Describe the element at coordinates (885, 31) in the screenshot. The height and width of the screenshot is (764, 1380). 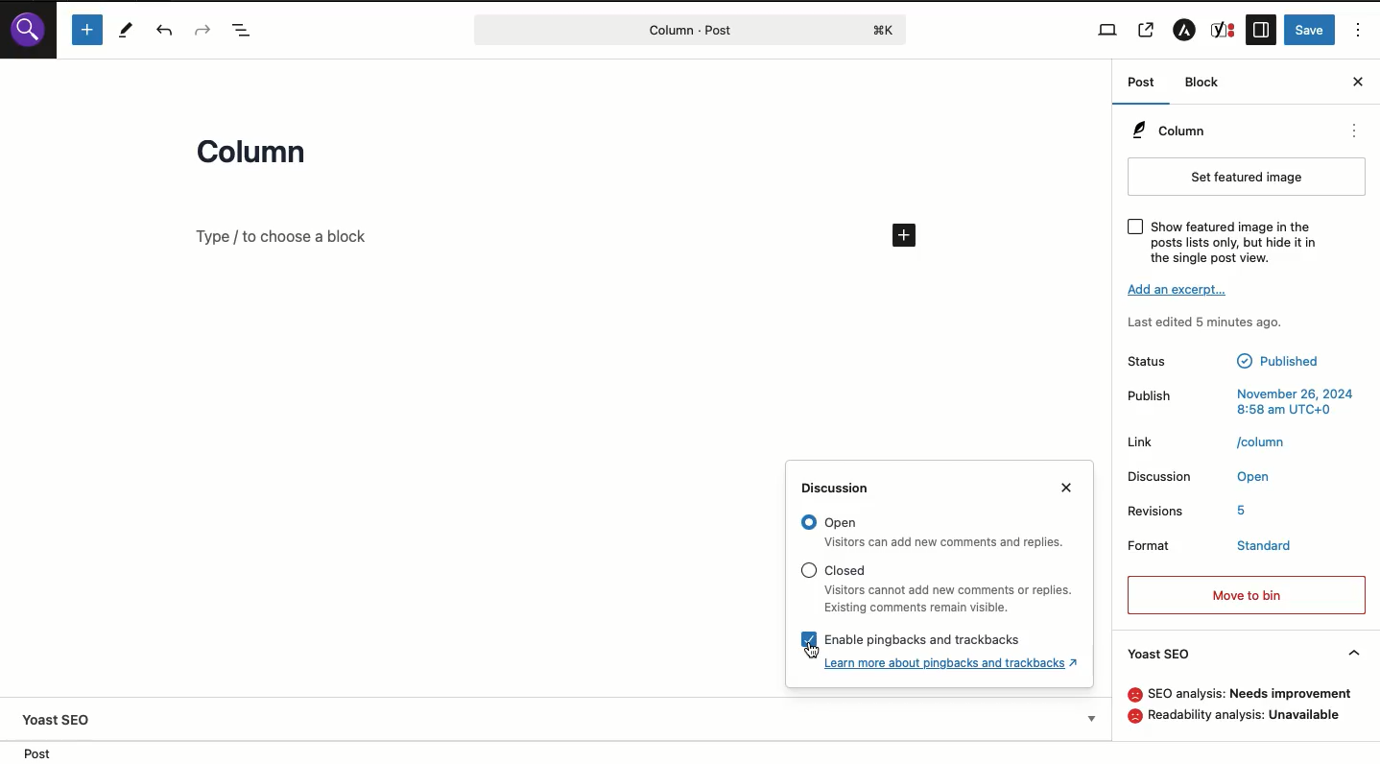
I see `command+K` at that location.